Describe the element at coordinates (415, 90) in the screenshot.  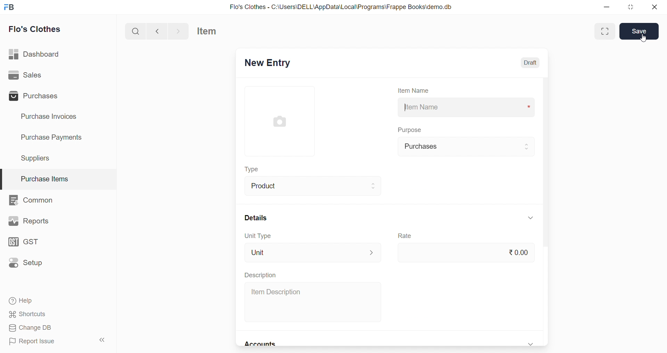
I see `Item Name` at that location.